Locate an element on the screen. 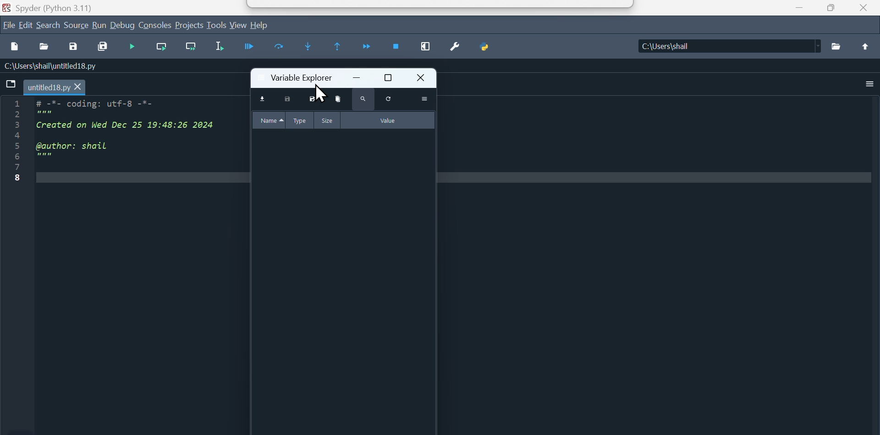 The height and width of the screenshot is (435, 880). Help is located at coordinates (262, 24).